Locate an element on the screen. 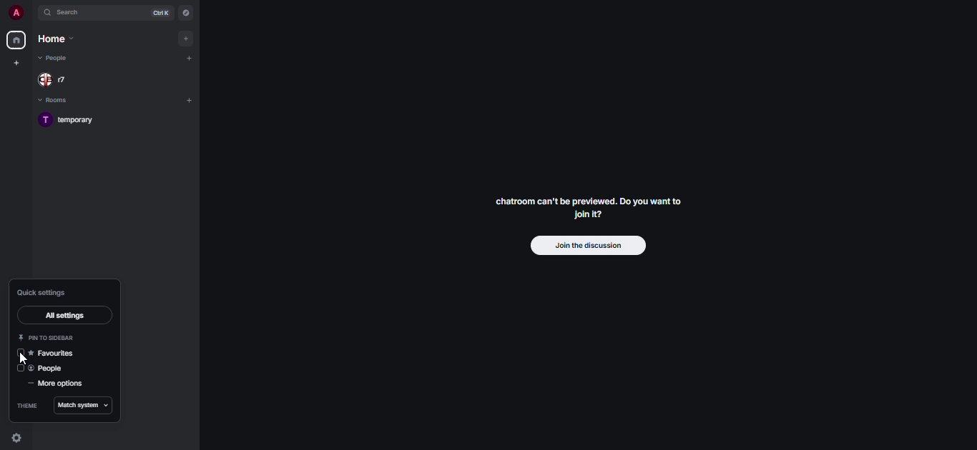 The height and width of the screenshot is (450, 977). home is located at coordinates (54, 39).